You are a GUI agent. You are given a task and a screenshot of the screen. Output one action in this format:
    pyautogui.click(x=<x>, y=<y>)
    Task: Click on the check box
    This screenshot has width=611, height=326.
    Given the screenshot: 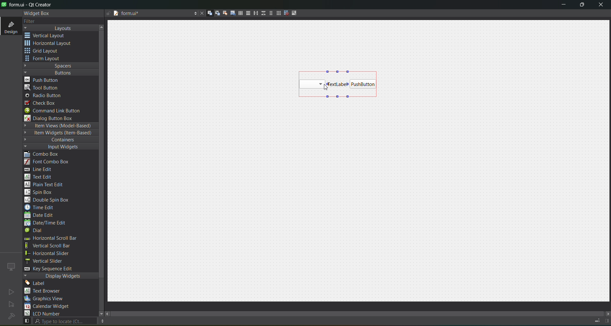 What is the action you would take?
    pyautogui.click(x=43, y=103)
    